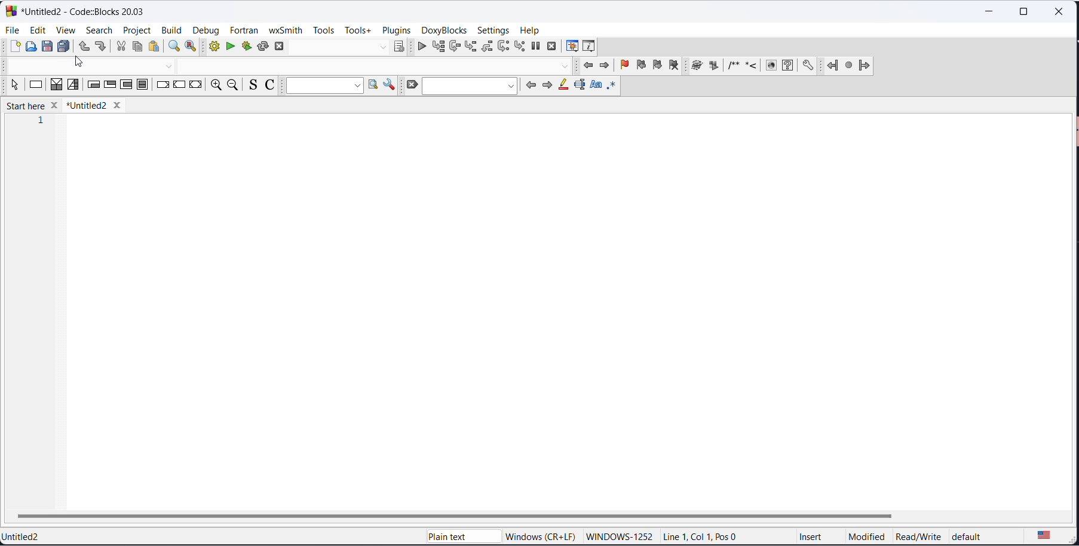  I want to click on insert comment block, so click(734, 66).